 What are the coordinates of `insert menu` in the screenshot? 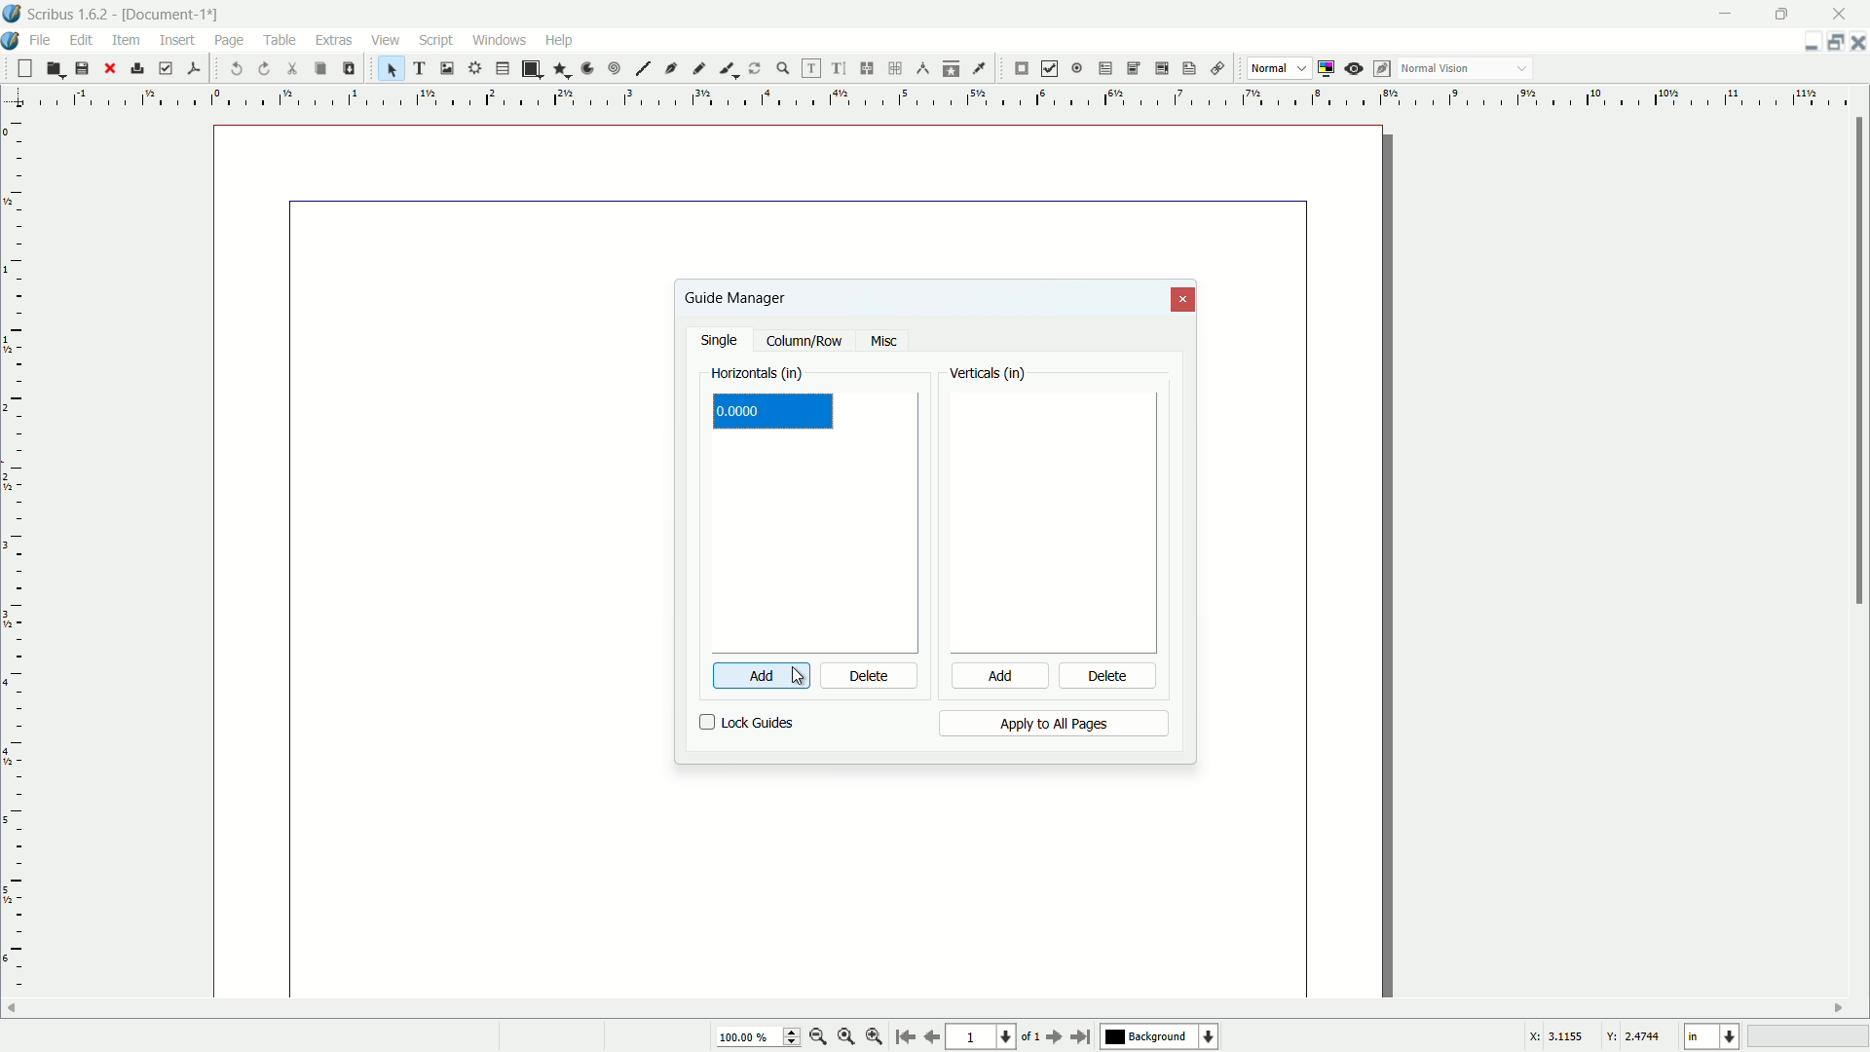 It's located at (178, 39).